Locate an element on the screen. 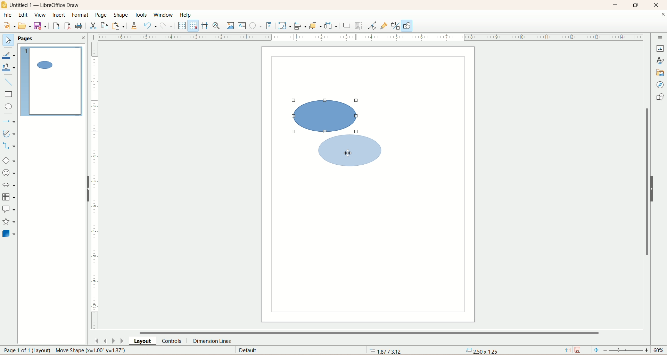  cursor is located at coordinates (347, 153).